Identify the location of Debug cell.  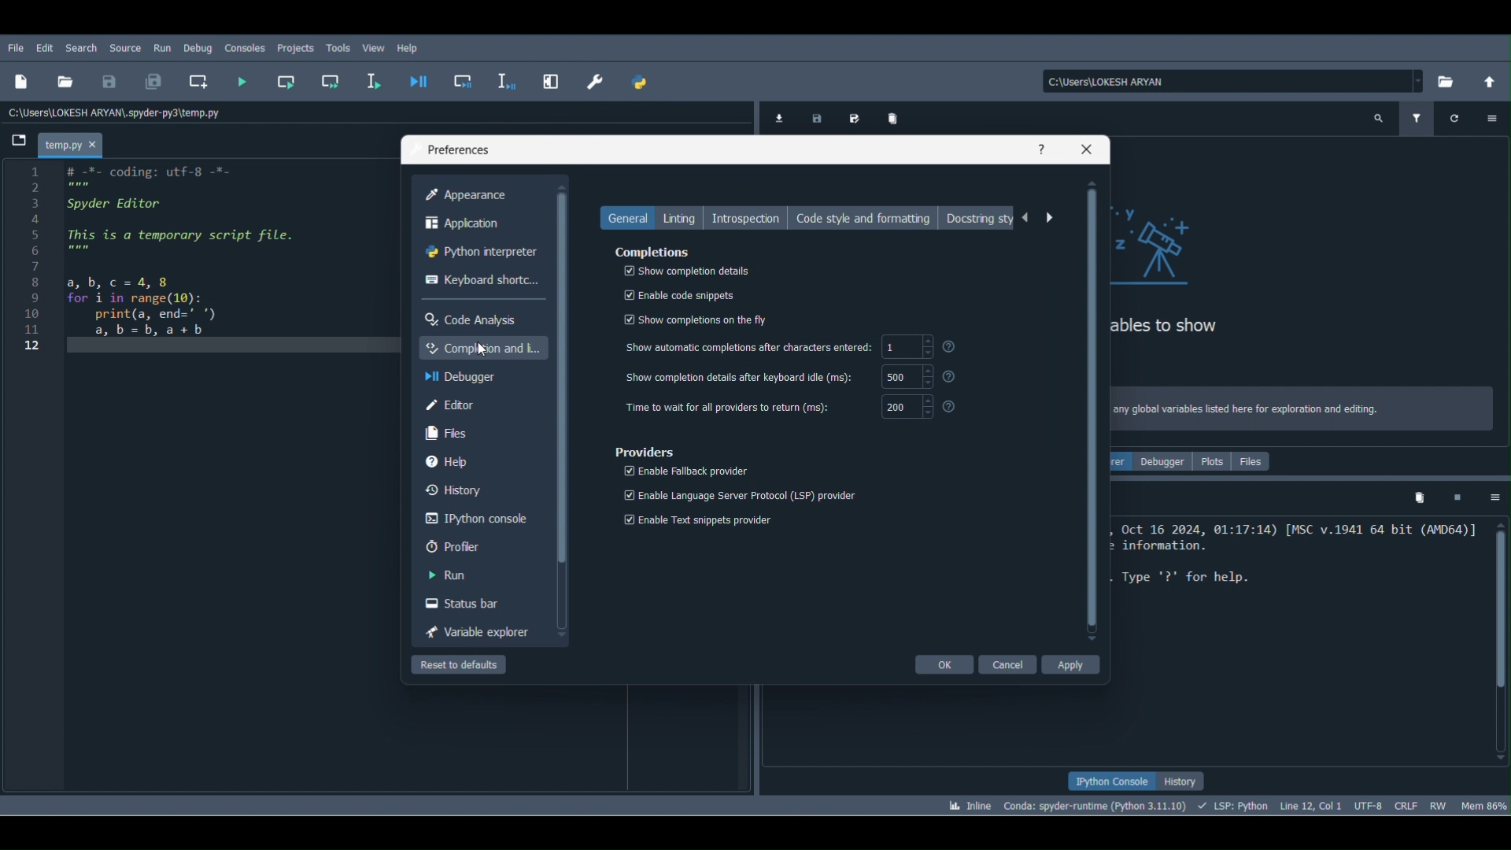
(471, 83).